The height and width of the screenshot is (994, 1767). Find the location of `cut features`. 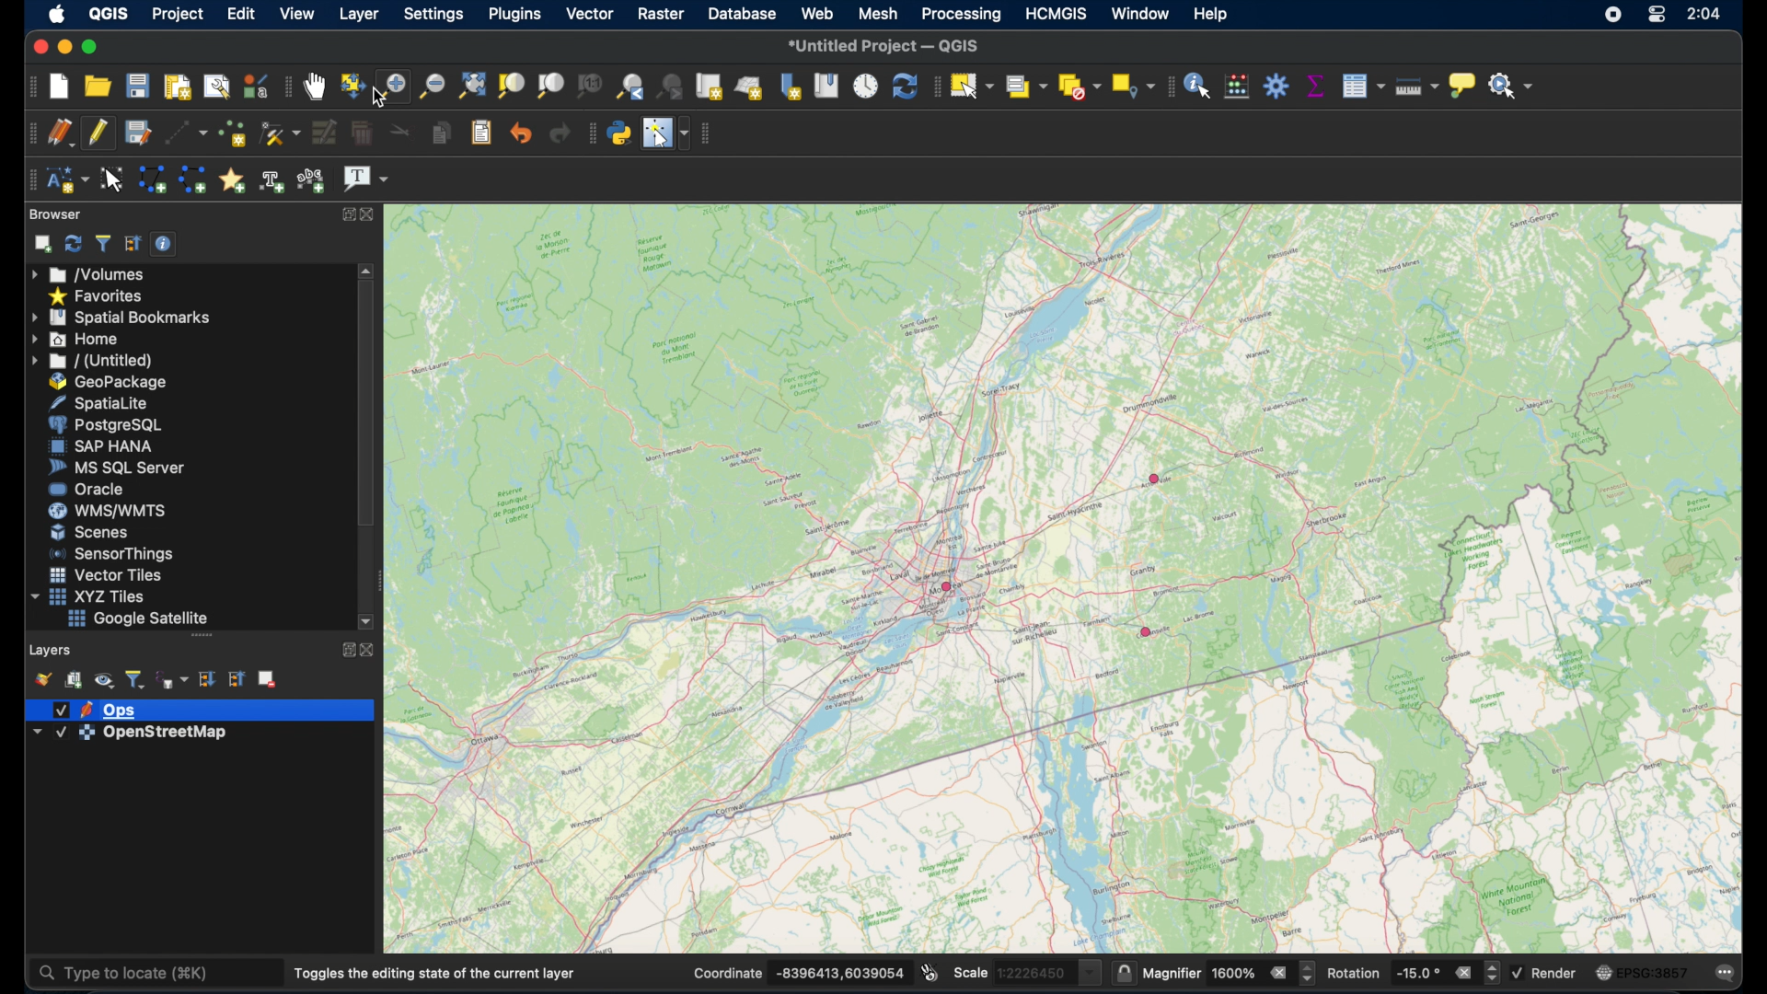

cut features is located at coordinates (399, 131).